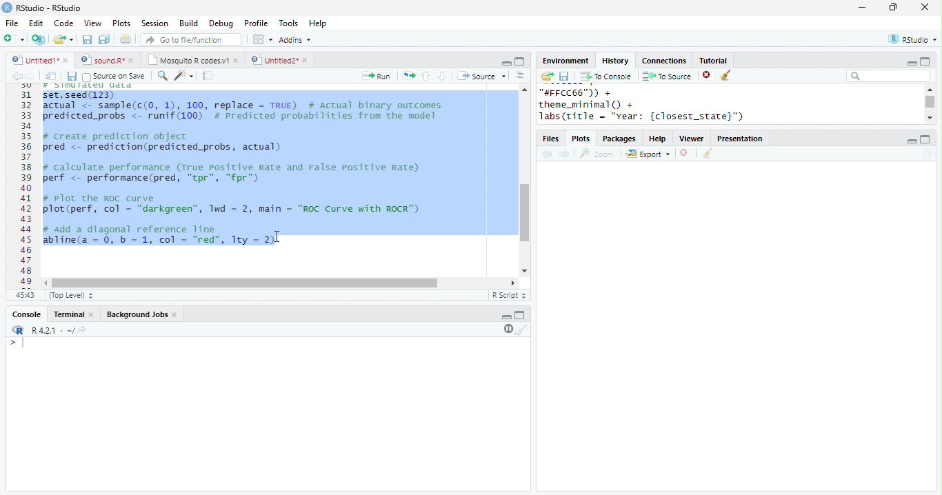  What do you see at coordinates (929, 89) in the screenshot?
I see `scroll up` at bounding box center [929, 89].